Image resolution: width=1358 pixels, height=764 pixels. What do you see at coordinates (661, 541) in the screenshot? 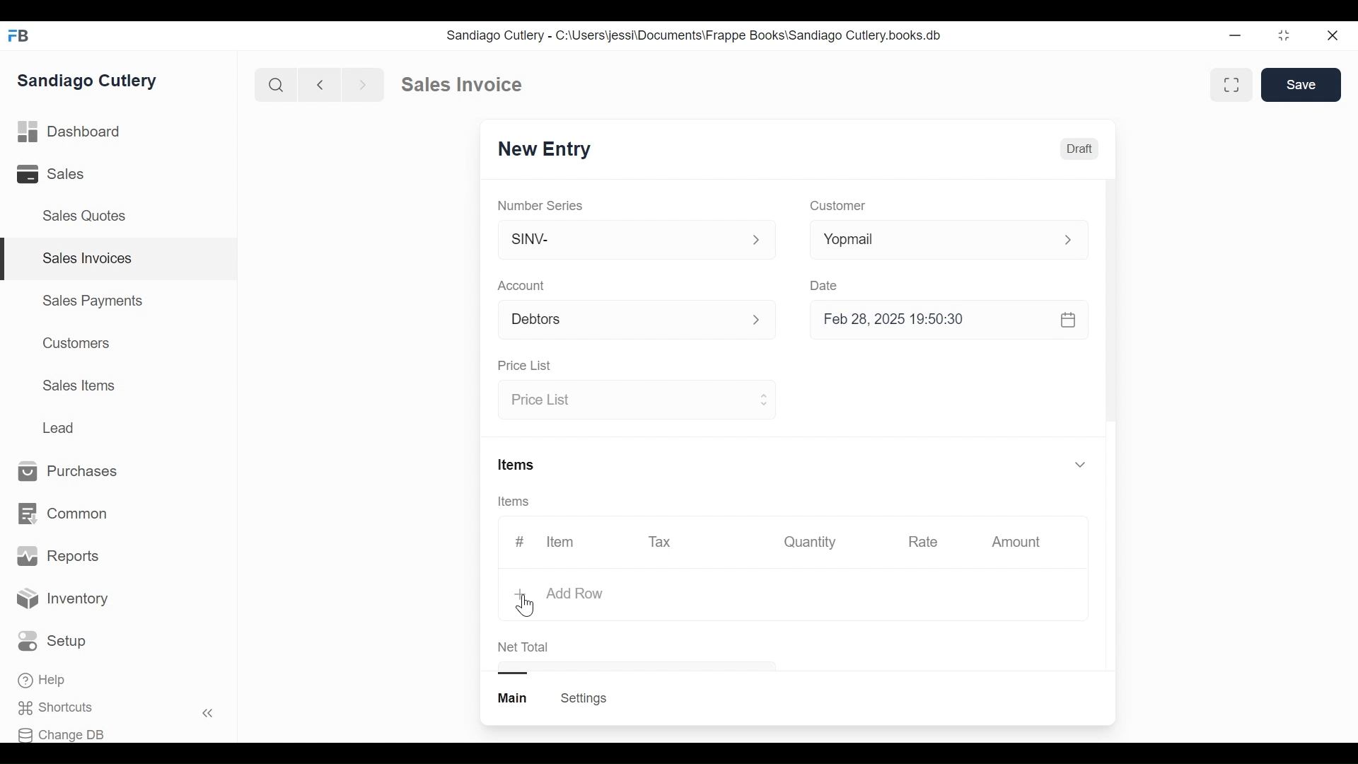
I see `Tax` at bounding box center [661, 541].